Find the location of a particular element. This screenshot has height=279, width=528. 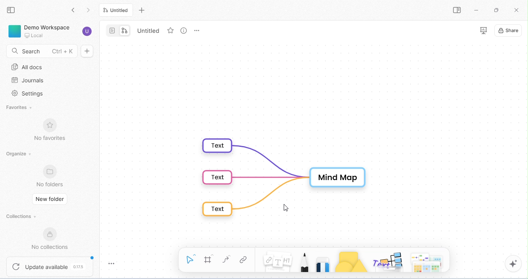

note is located at coordinates (277, 260).